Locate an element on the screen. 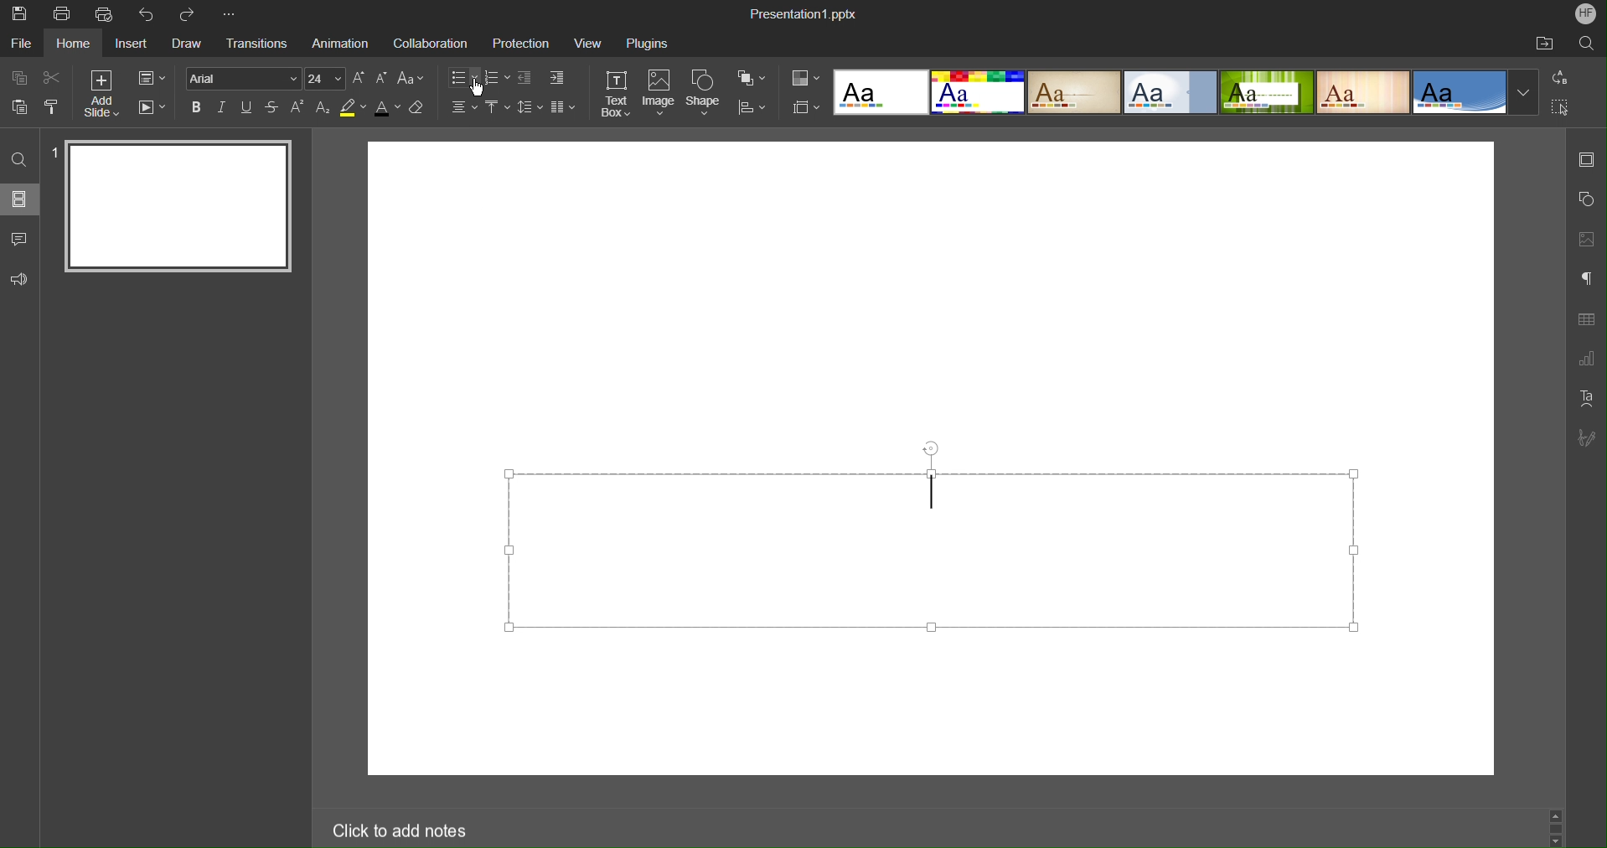 Image resolution: width=1607 pixels, height=848 pixels. Animation is located at coordinates (338, 44).